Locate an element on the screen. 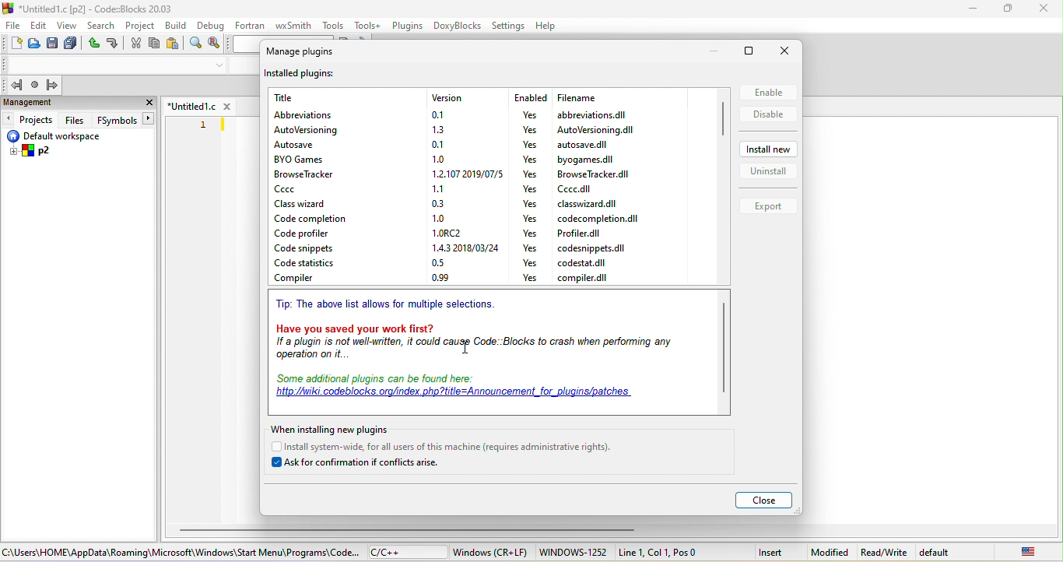 This screenshot has height=562, width=1063. new is located at coordinates (13, 43).